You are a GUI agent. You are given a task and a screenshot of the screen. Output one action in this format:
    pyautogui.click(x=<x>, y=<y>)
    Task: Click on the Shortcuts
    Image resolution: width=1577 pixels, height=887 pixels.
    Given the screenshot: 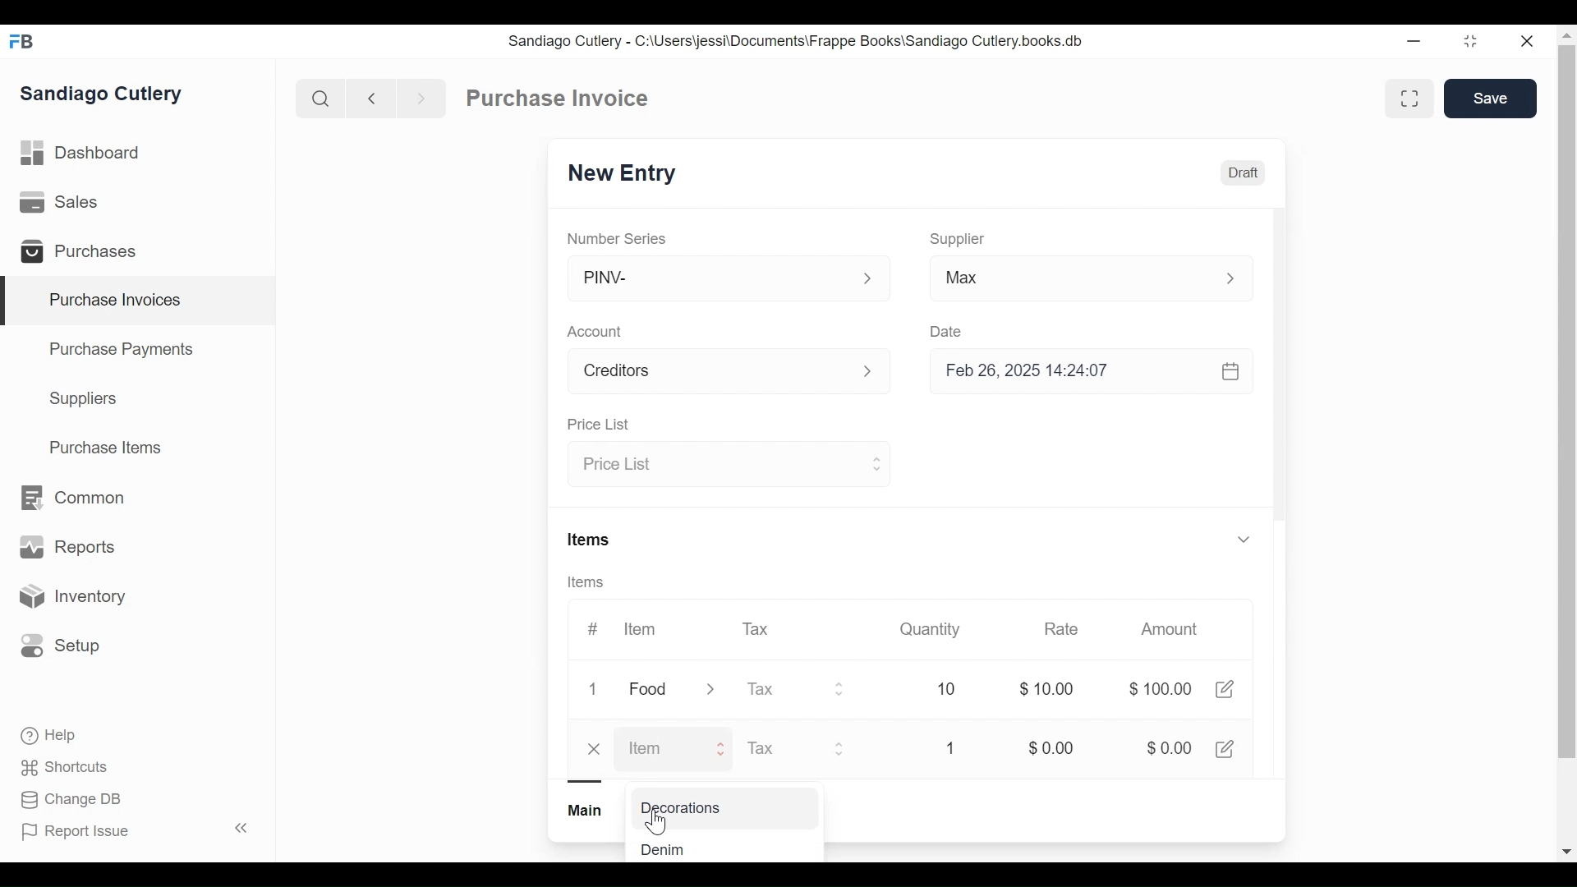 What is the action you would take?
    pyautogui.click(x=67, y=766)
    